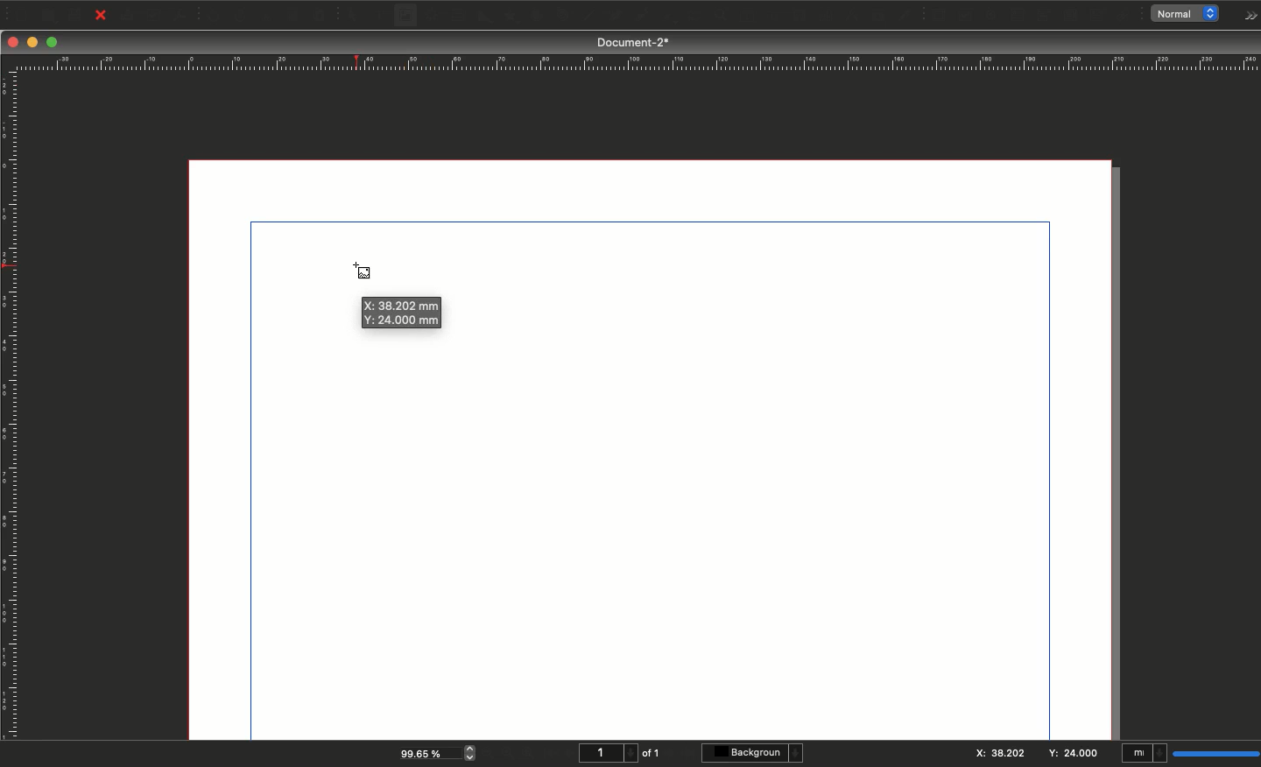 The width and height of the screenshot is (1261, 767). Describe the element at coordinates (1071, 16) in the screenshot. I see `PDF list box` at that location.